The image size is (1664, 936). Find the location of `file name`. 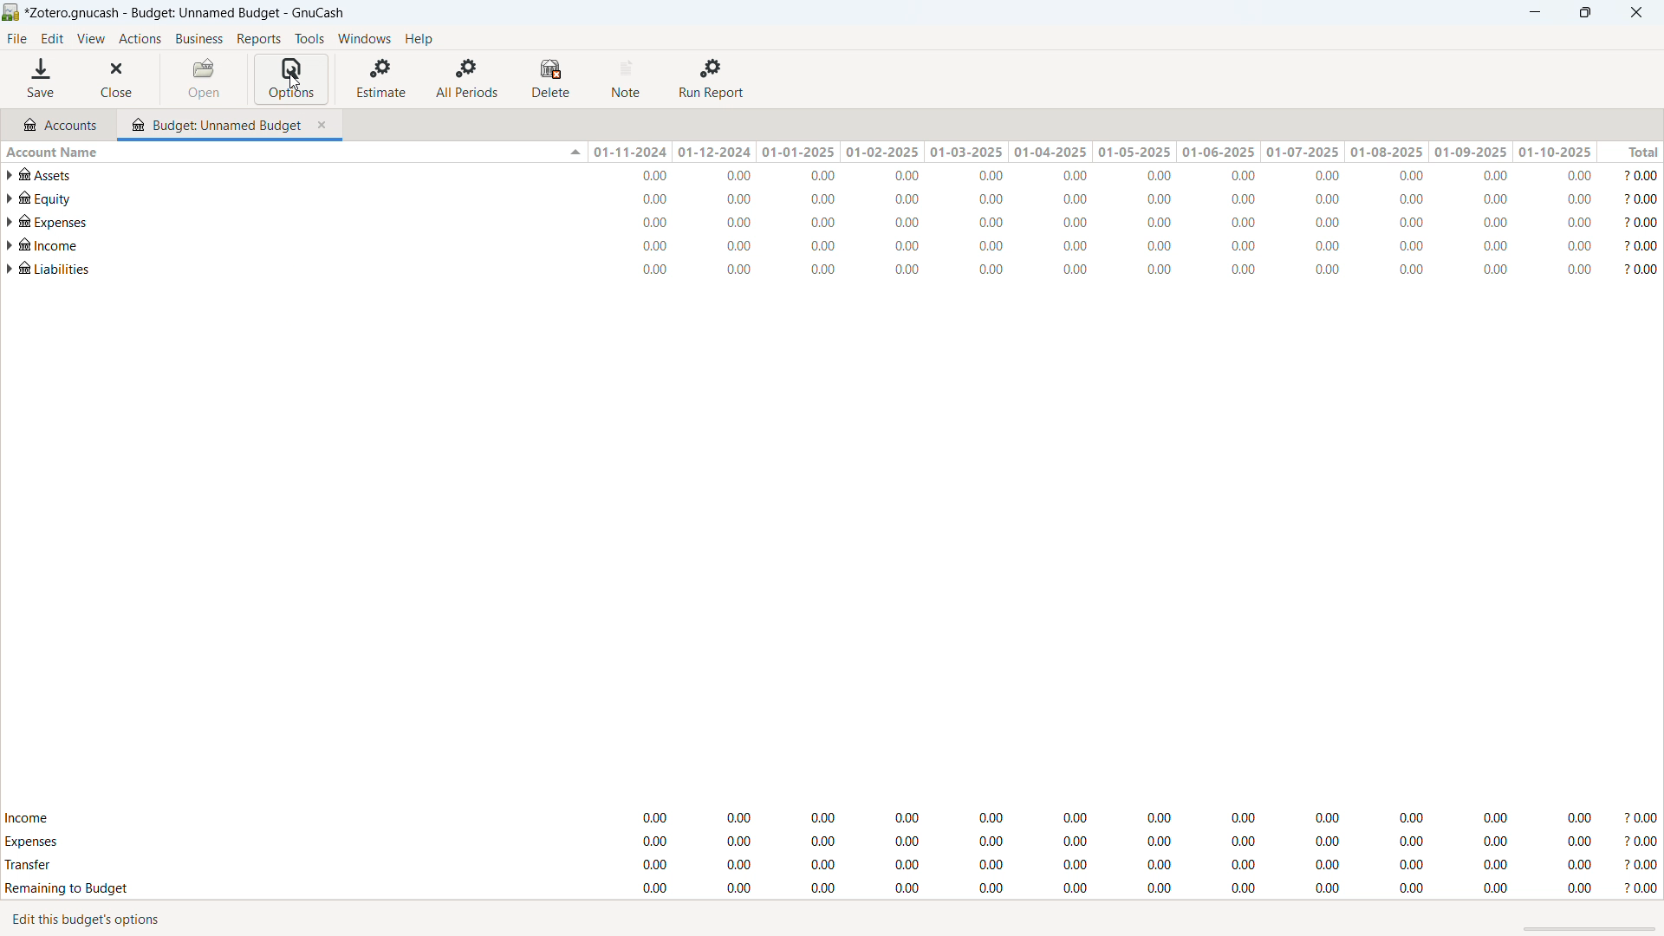

file name is located at coordinates (186, 13).